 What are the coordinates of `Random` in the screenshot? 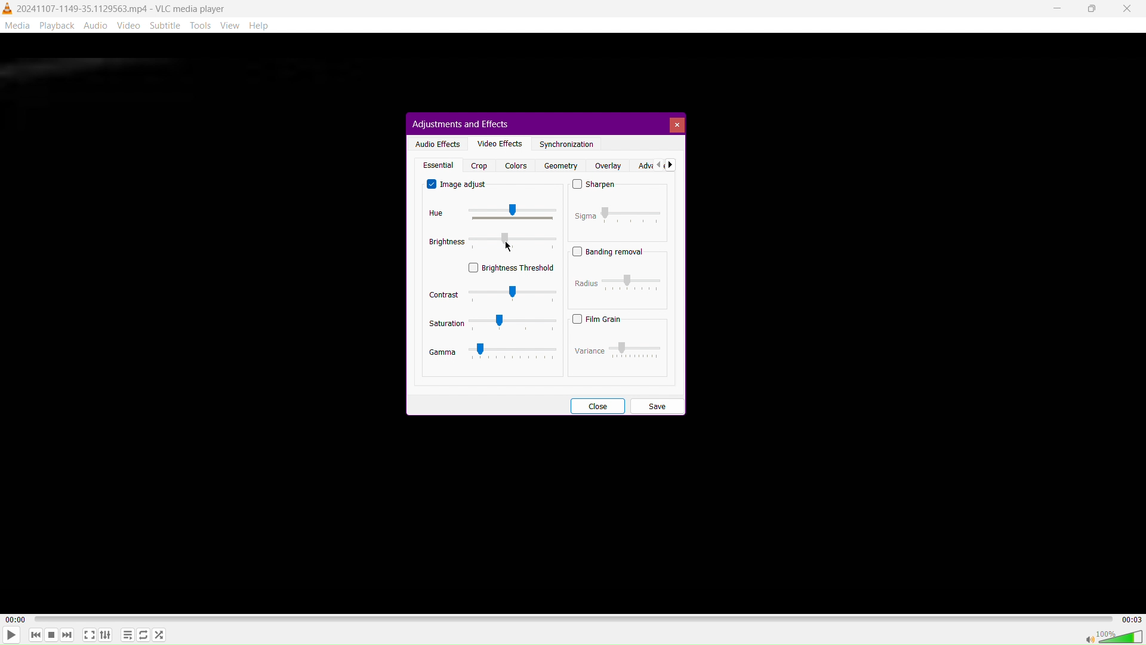 It's located at (159, 634).